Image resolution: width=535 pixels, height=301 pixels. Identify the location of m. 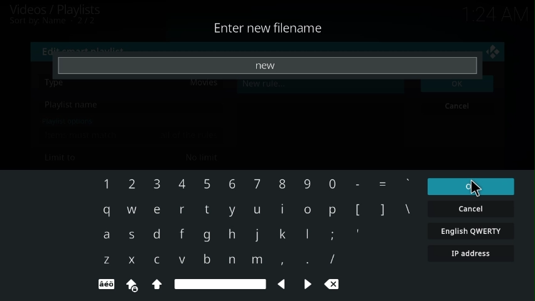
(255, 260).